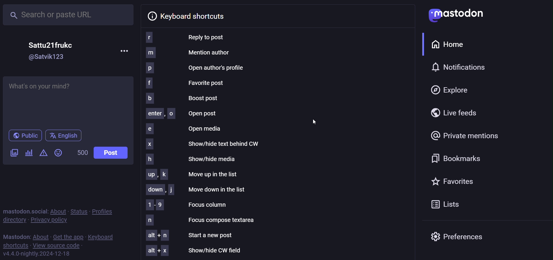 The height and width of the screenshot is (260, 553). What do you see at coordinates (187, 129) in the screenshot?
I see `open media` at bounding box center [187, 129].